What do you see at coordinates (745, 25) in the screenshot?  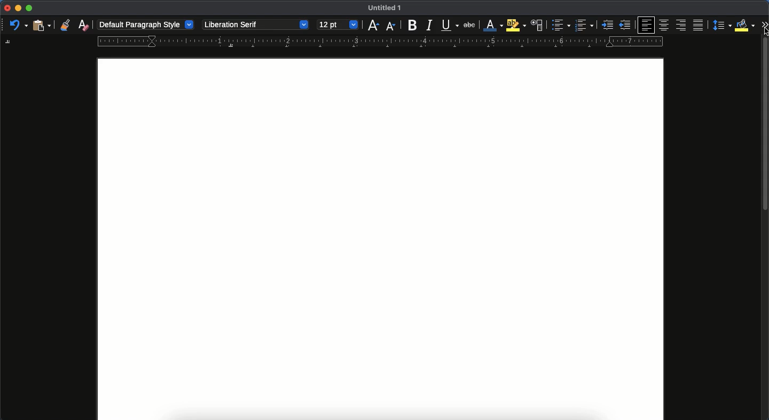 I see `fill color ` at bounding box center [745, 25].